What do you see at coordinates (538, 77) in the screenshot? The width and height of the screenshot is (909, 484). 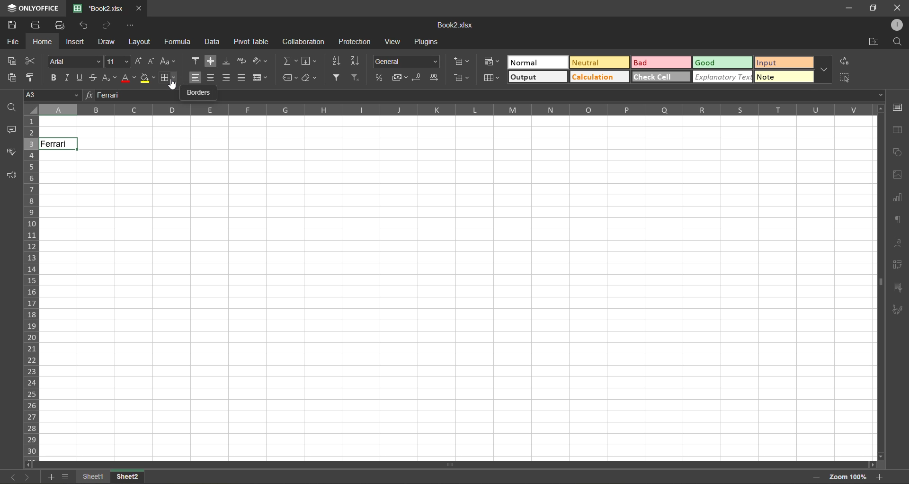 I see `output` at bounding box center [538, 77].